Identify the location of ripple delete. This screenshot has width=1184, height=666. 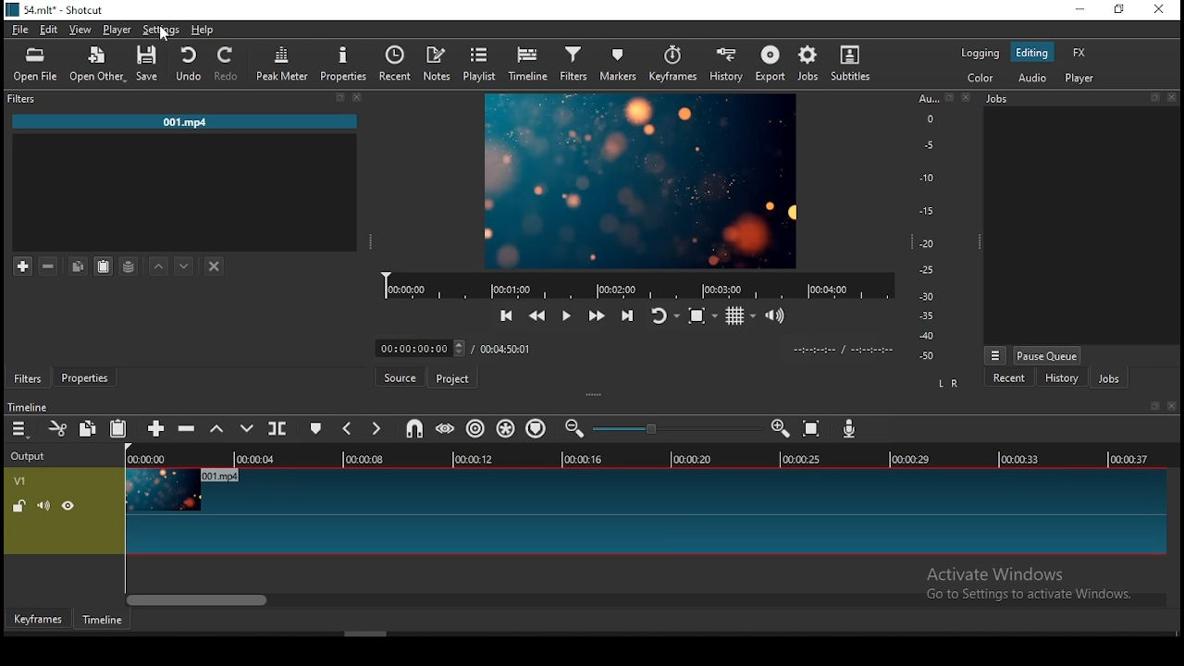
(186, 427).